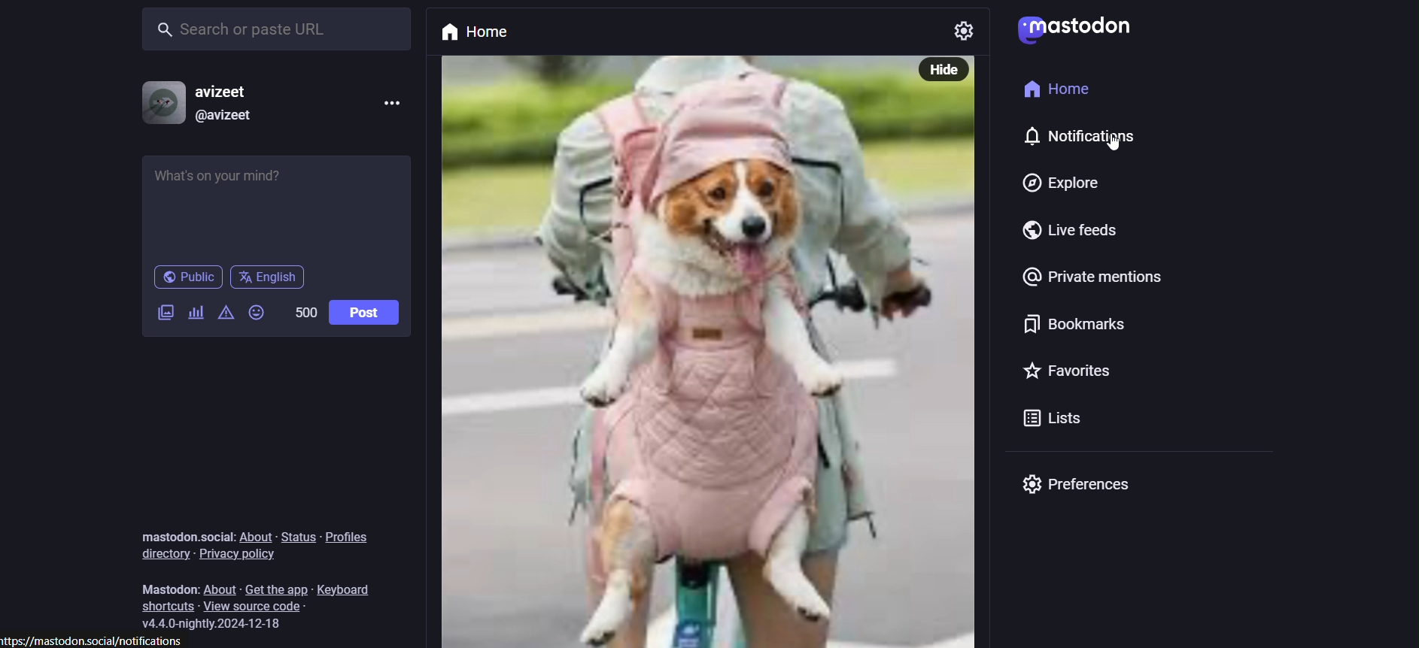  What do you see at coordinates (1049, 417) in the screenshot?
I see `lists` at bounding box center [1049, 417].